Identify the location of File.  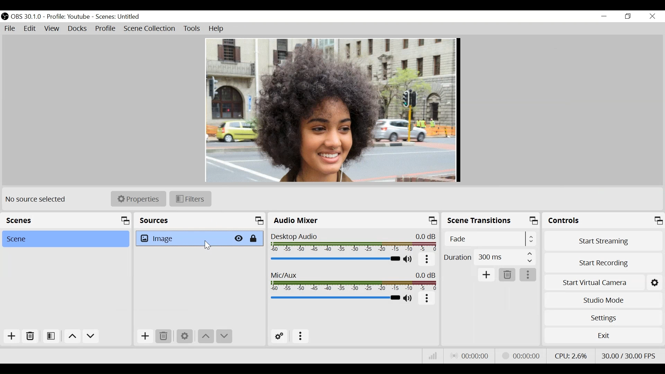
(10, 29).